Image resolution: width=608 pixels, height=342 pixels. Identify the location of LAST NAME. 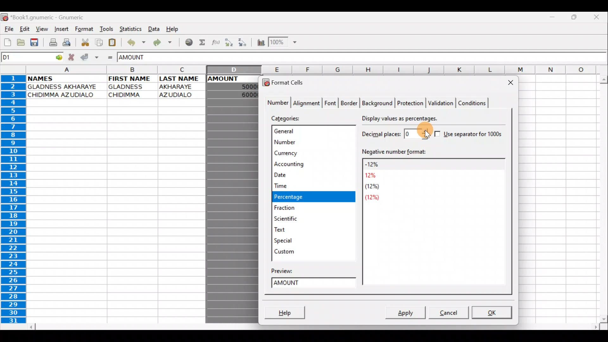
(182, 79).